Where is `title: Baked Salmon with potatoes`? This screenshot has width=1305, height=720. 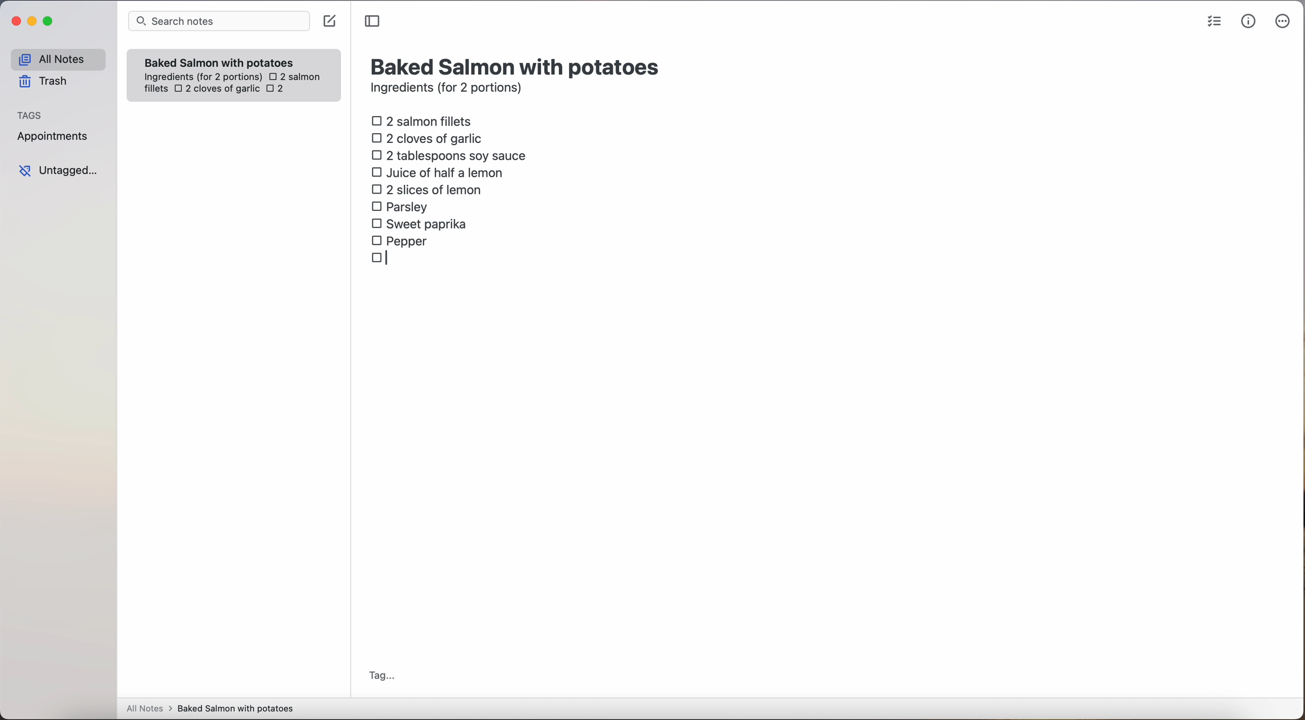 title: Baked Salmon with potatoes is located at coordinates (517, 65).